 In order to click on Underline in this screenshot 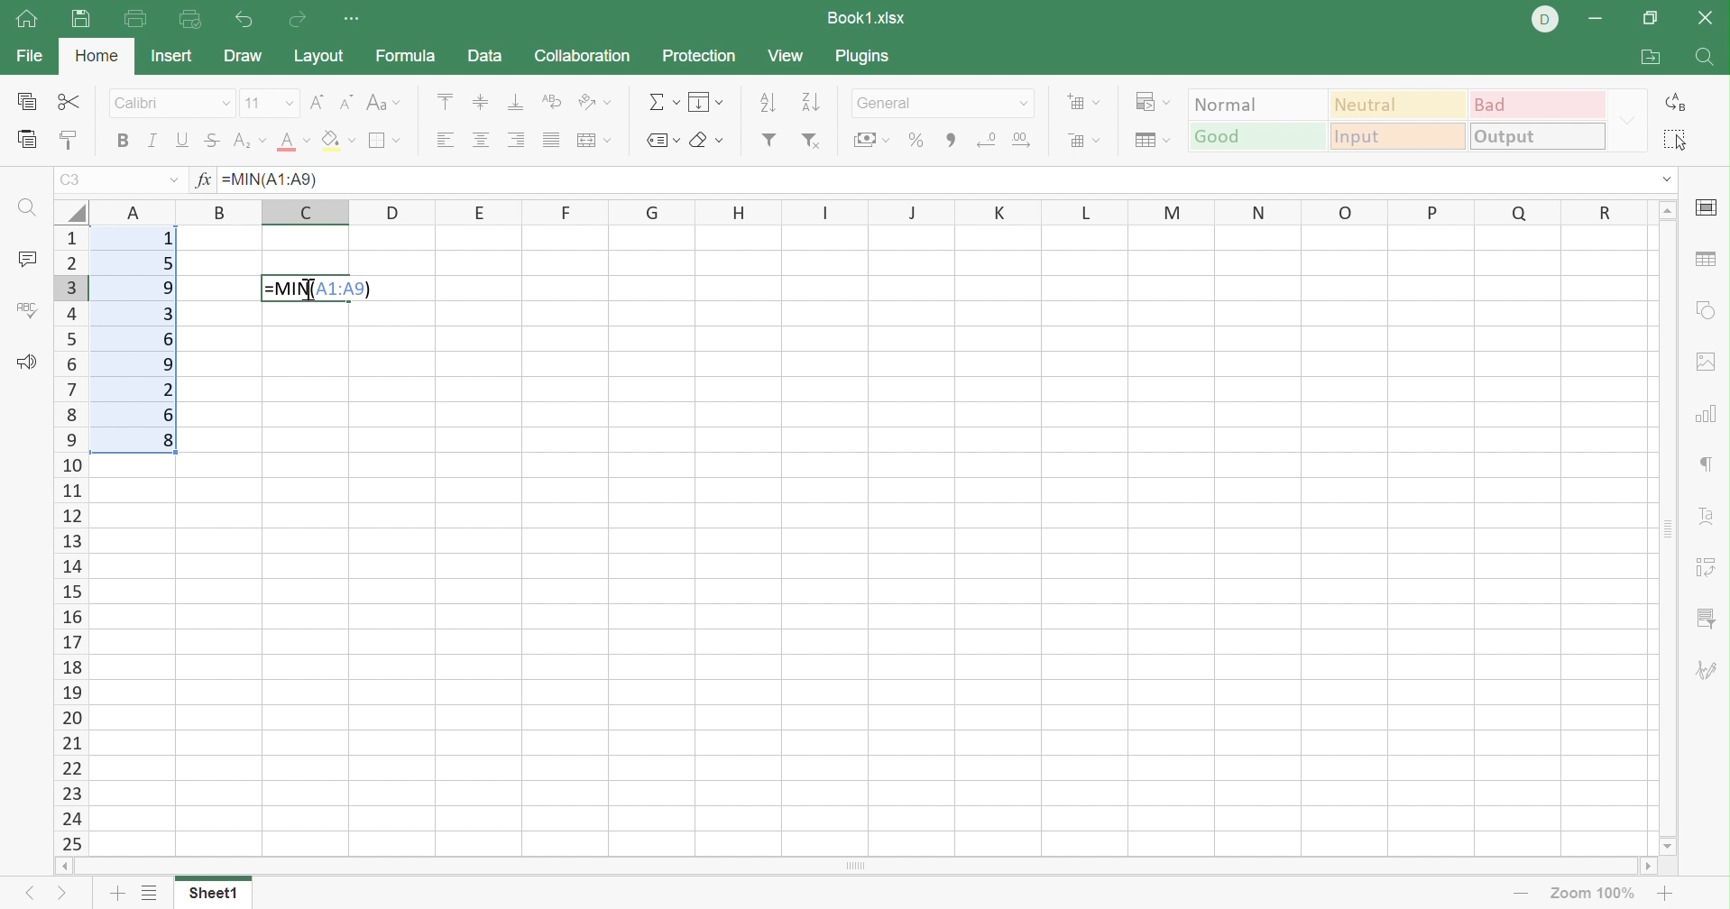, I will do `click(183, 142)`.